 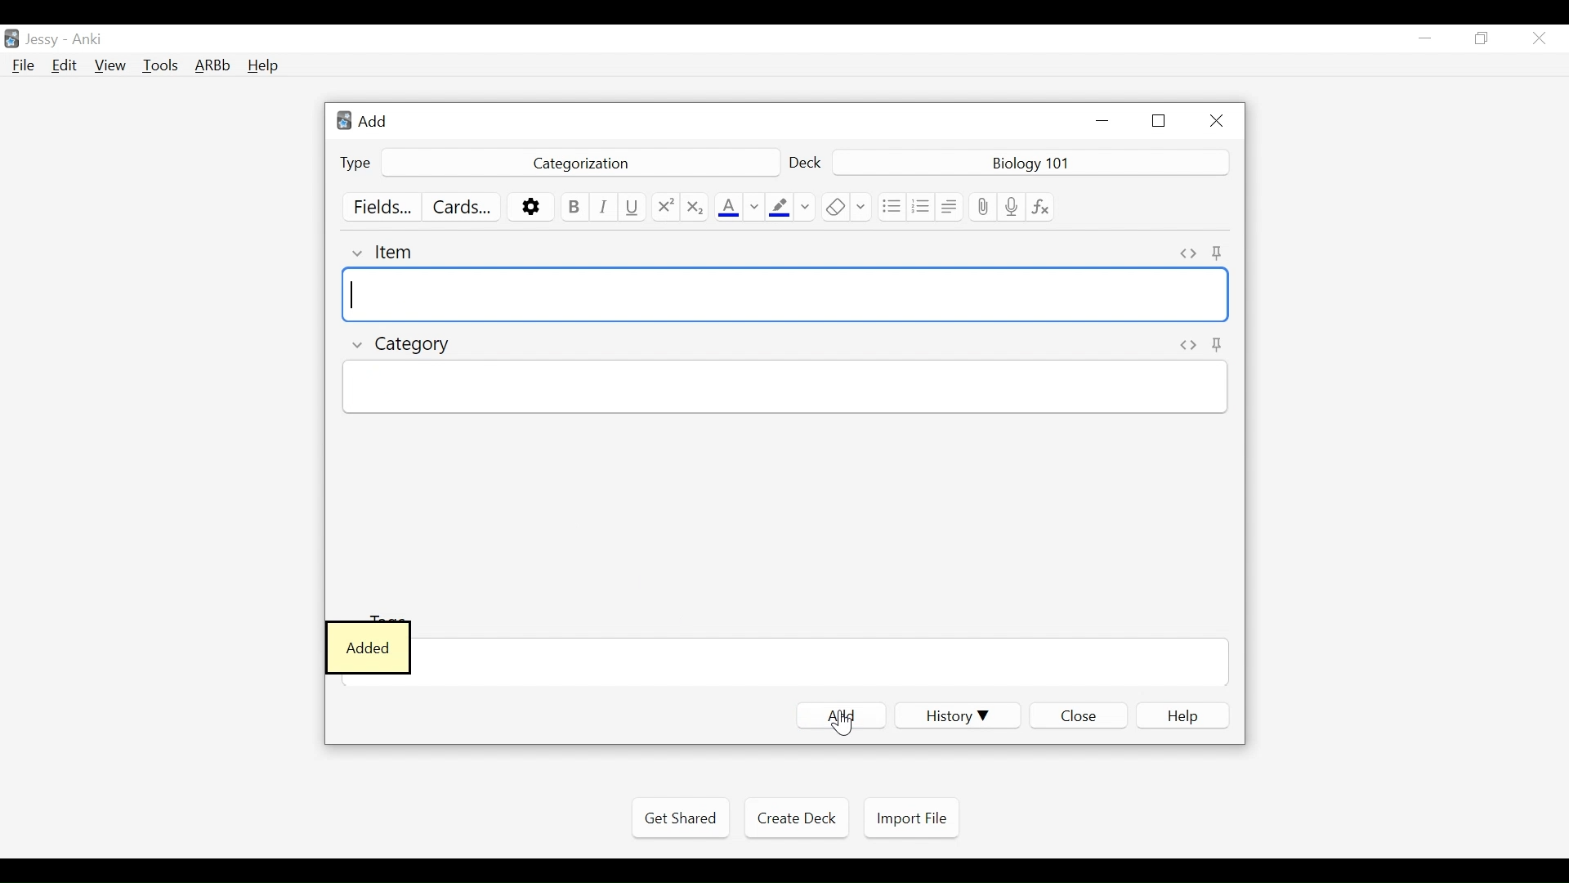 I want to click on Superscript, so click(x=665, y=207).